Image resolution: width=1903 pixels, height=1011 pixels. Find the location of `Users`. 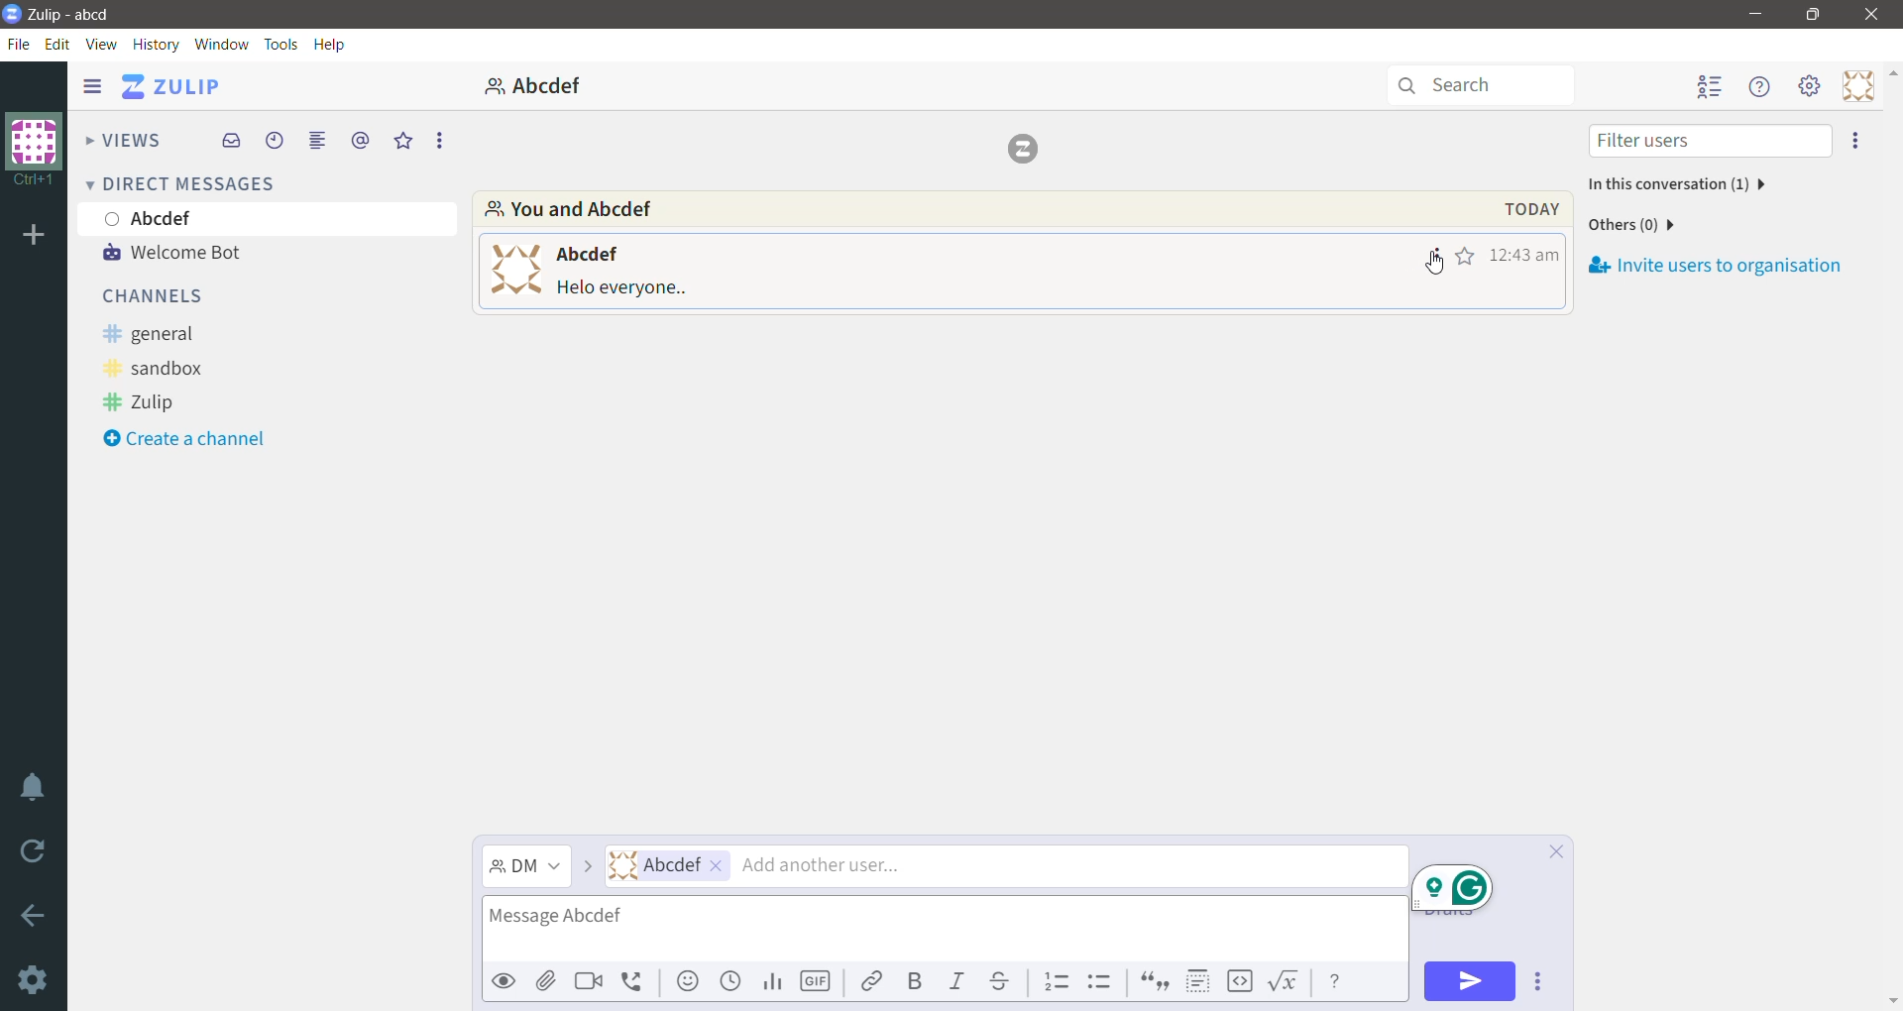

Users is located at coordinates (1007, 866).